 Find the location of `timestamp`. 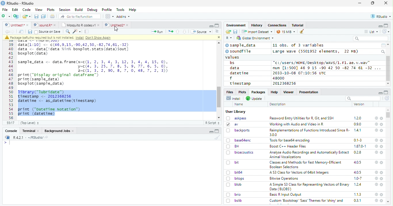

timestamp is located at coordinates (240, 83).